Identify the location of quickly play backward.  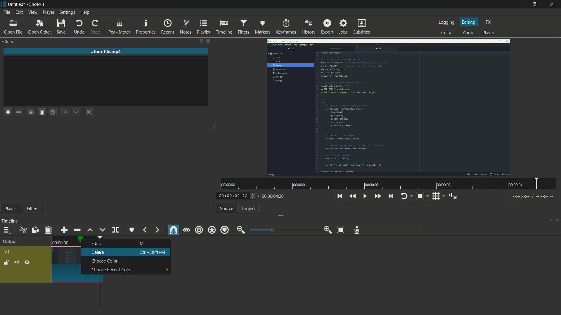
(353, 196).